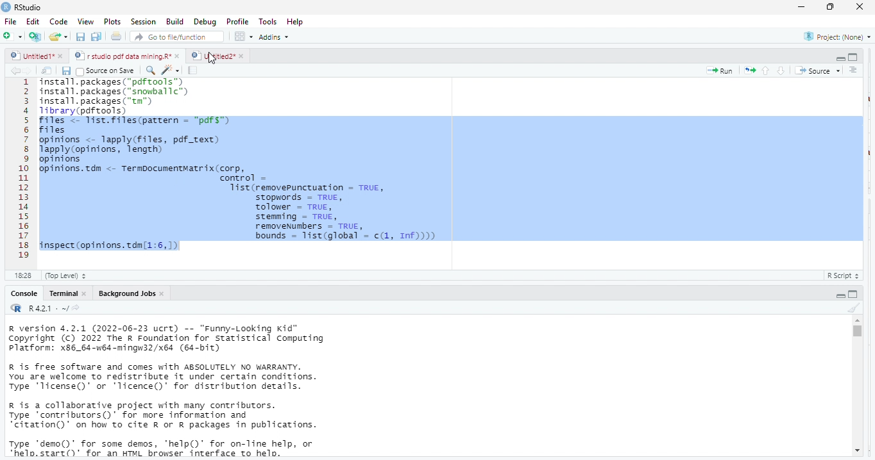  Describe the element at coordinates (861, 7) in the screenshot. I see `close` at that location.